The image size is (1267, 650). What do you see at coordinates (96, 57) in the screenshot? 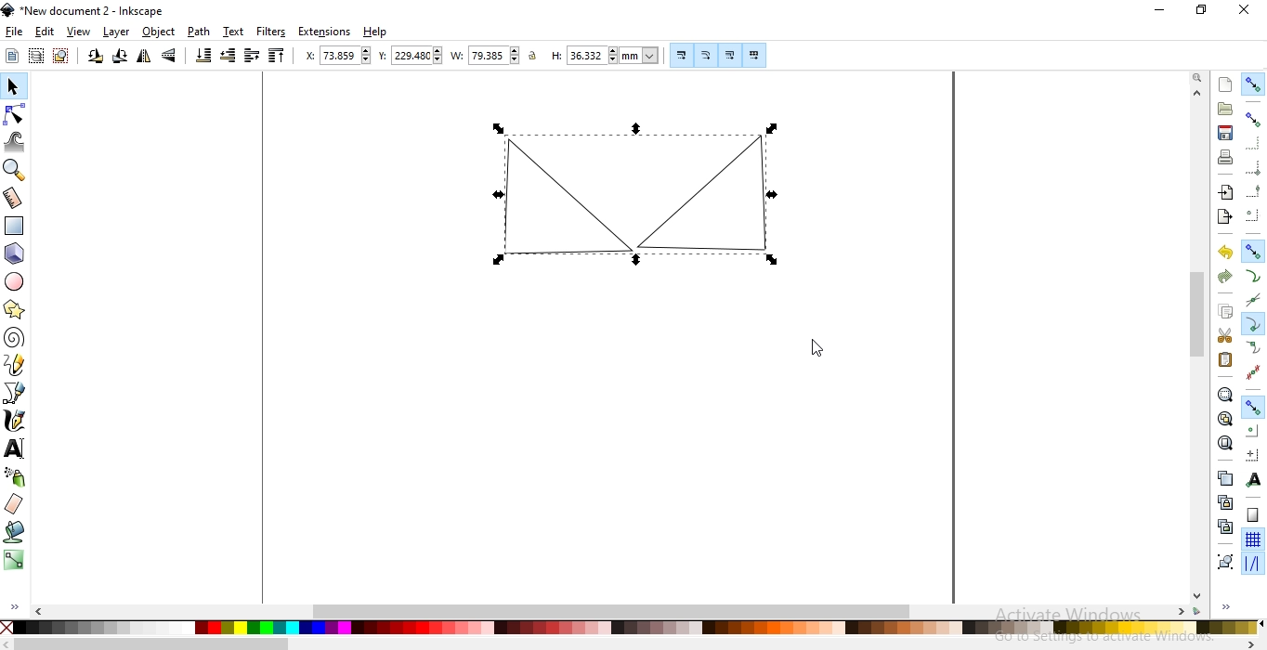
I see `rotate 90 counter clockwise` at bounding box center [96, 57].